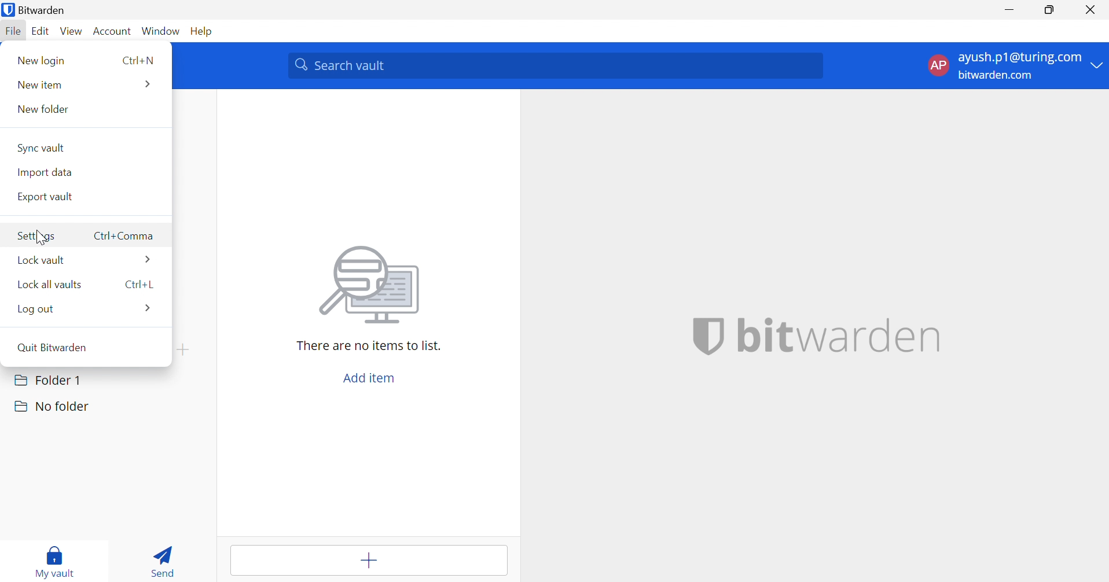  I want to click on C, so click(124, 237).